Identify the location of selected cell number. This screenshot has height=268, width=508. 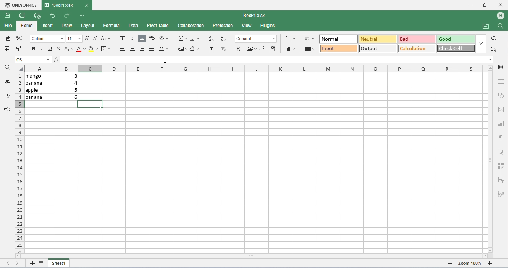
(33, 59).